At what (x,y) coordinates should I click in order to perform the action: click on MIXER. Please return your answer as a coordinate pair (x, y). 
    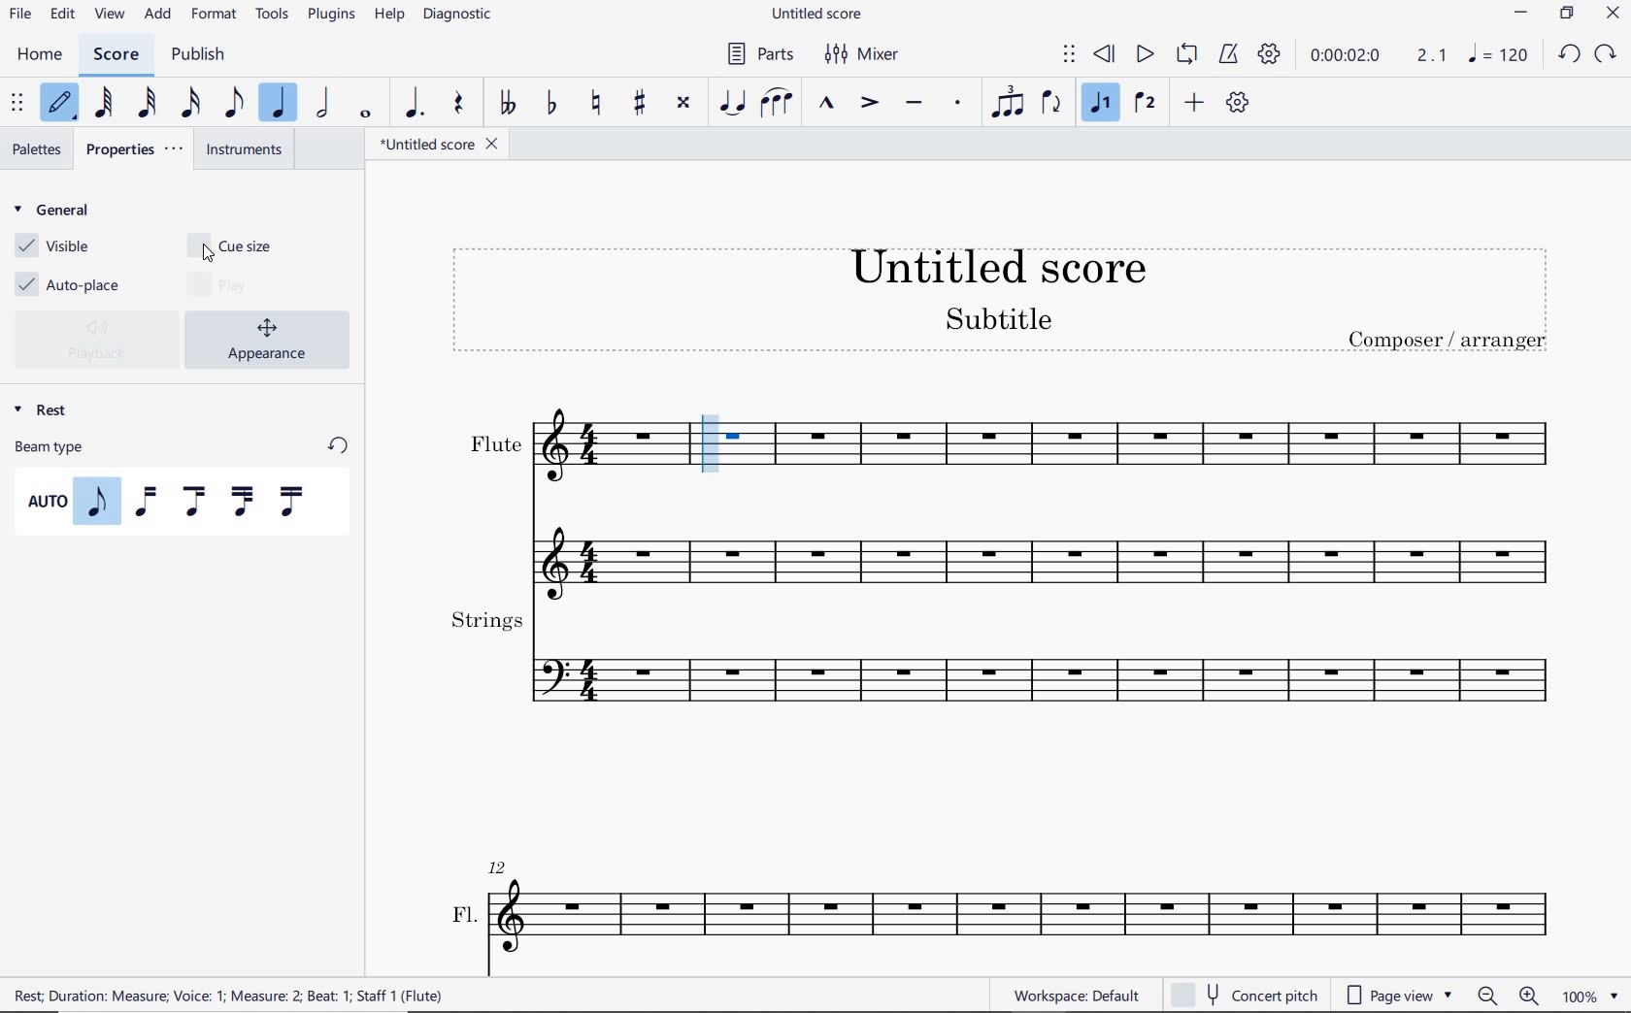
    Looking at the image, I should click on (864, 55).